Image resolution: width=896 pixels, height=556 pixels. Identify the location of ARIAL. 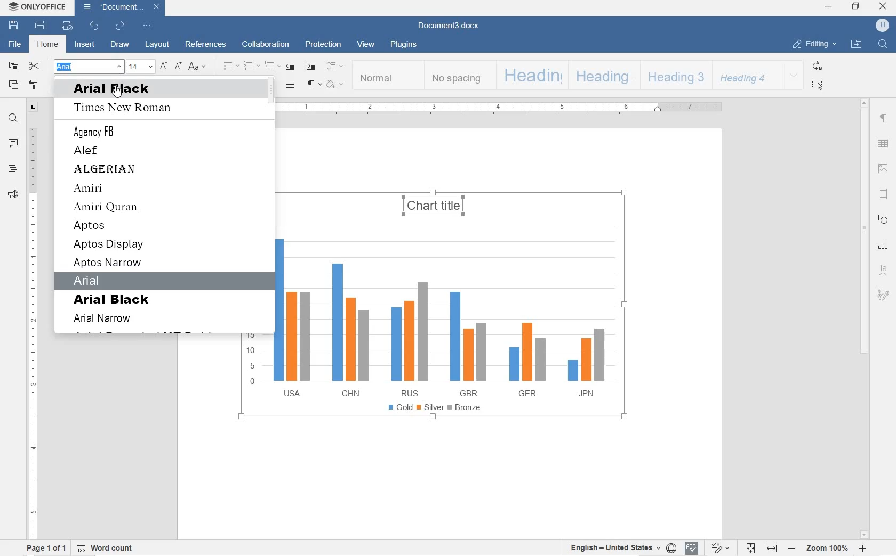
(94, 280).